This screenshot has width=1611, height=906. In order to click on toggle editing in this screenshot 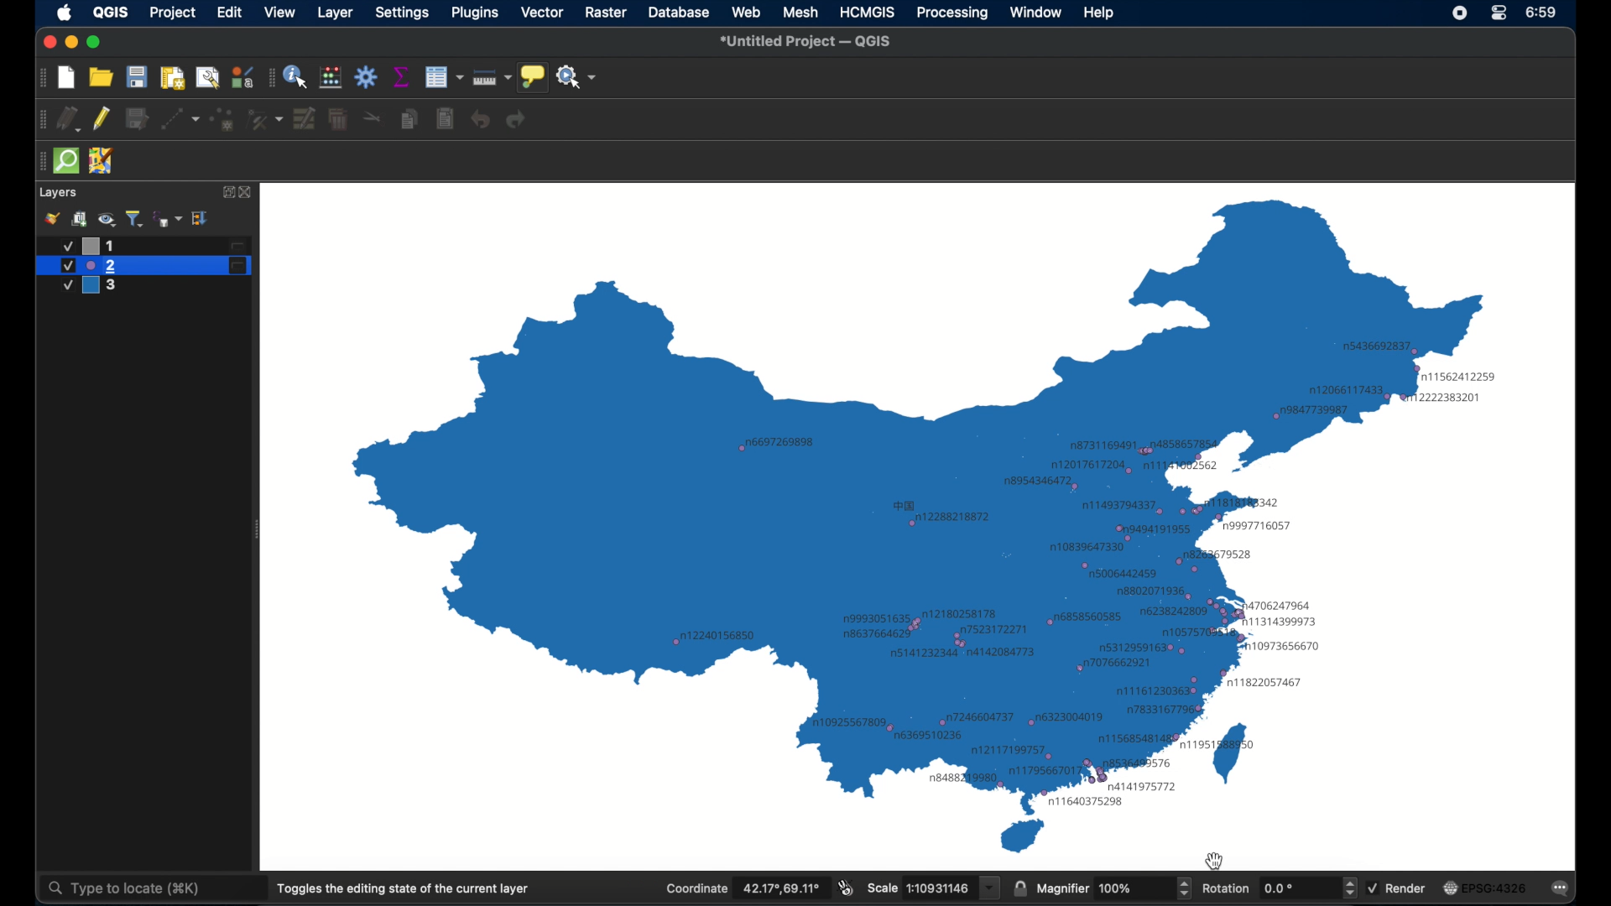, I will do `click(101, 119)`.